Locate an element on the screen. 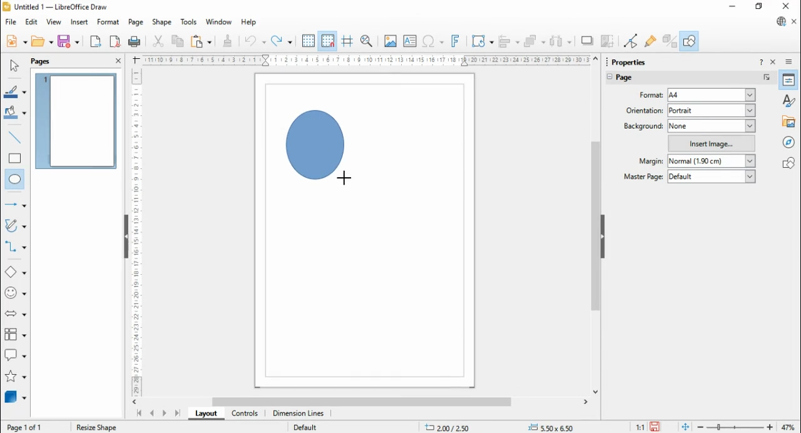 The image size is (801, 433). 3D Objects is located at coordinates (14, 397).